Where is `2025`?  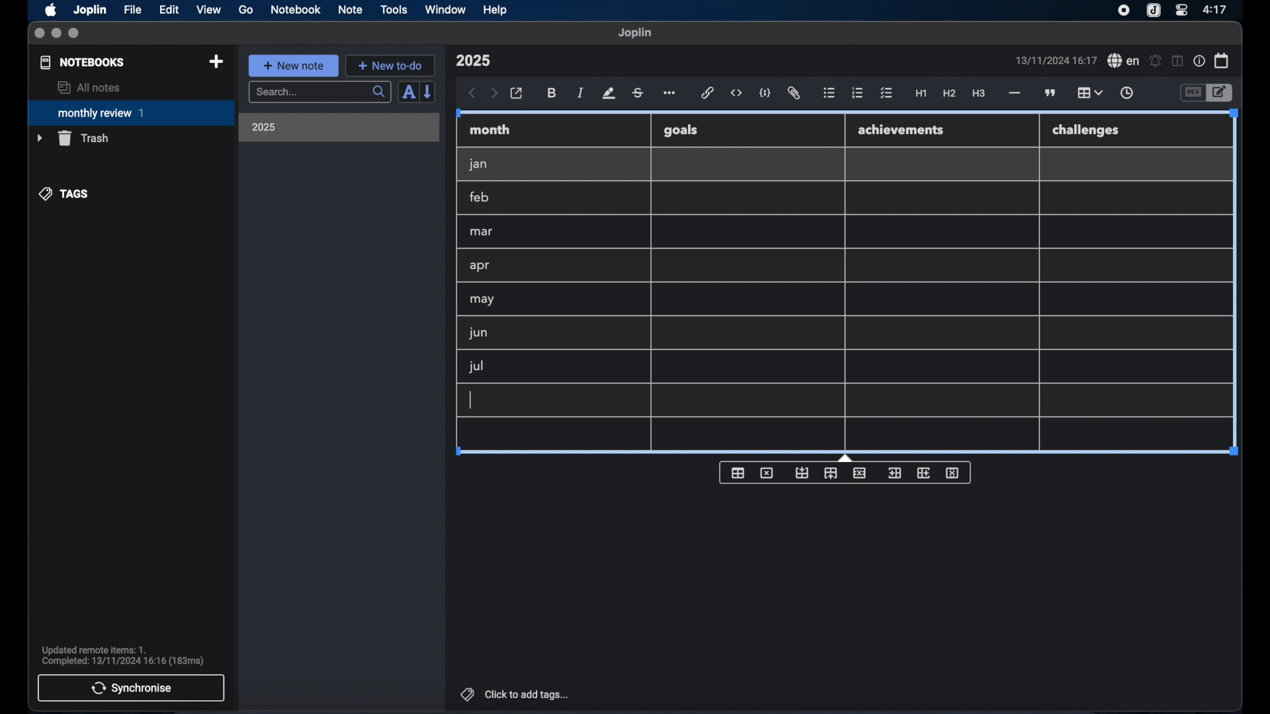 2025 is located at coordinates (264, 127).